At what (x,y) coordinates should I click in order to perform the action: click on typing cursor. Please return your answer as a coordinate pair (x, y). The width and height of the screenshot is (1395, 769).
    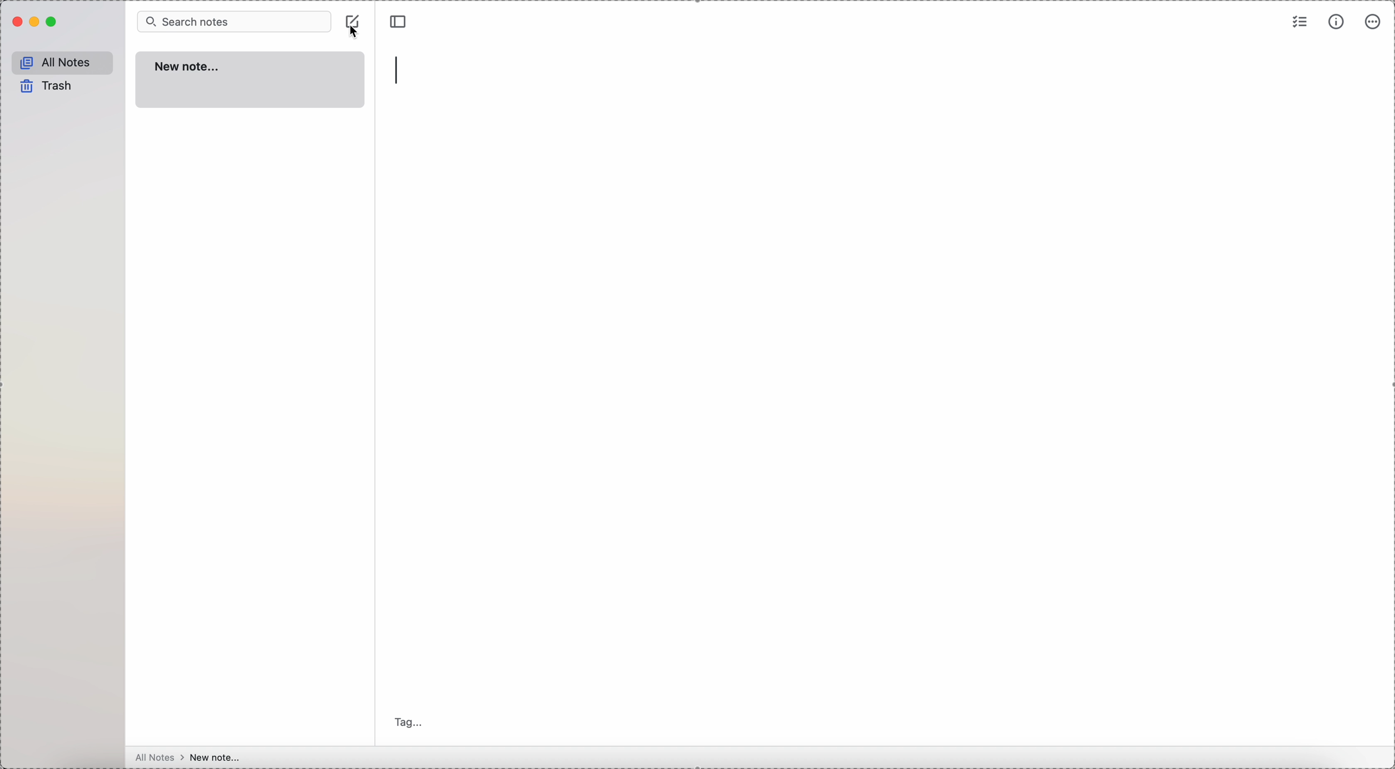
    Looking at the image, I should click on (400, 72).